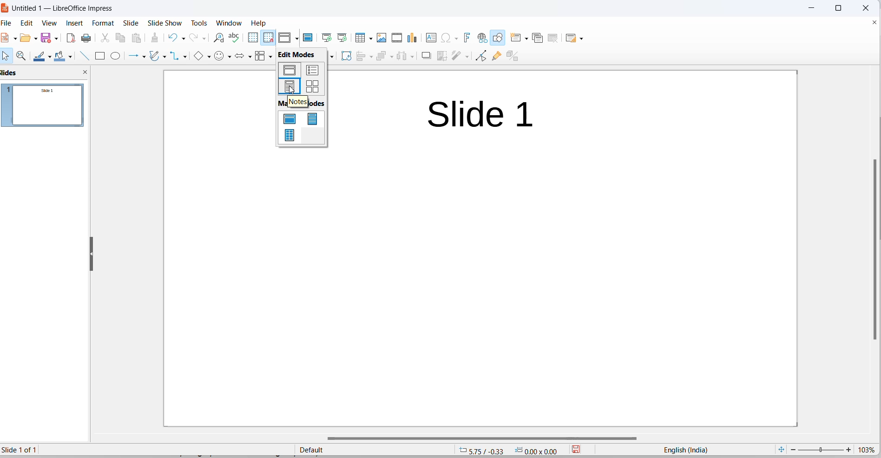 The image size is (881, 458). Describe the element at coordinates (156, 38) in the screenshot. I see `clone formatting` at that location.